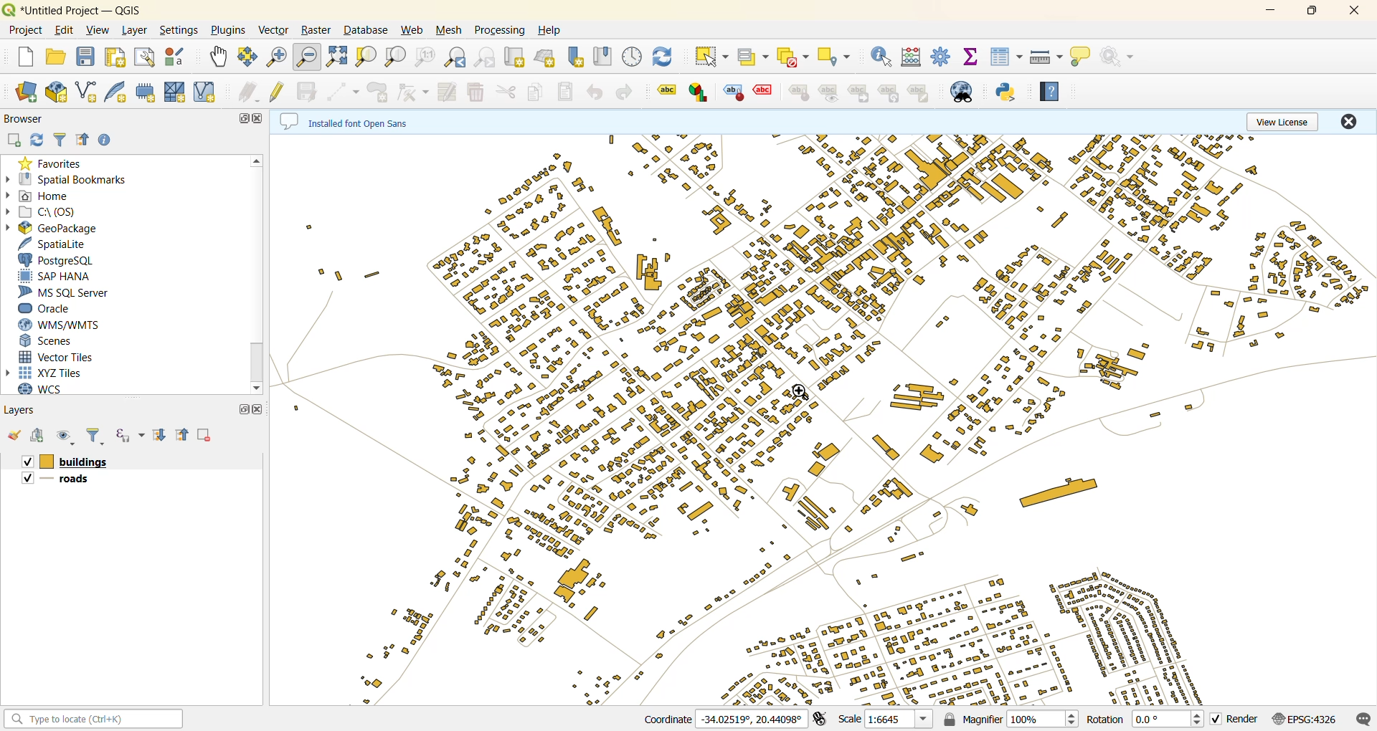  Describe the element at coordinates (567, 92) in the screenshot. I see `paste` at that location.